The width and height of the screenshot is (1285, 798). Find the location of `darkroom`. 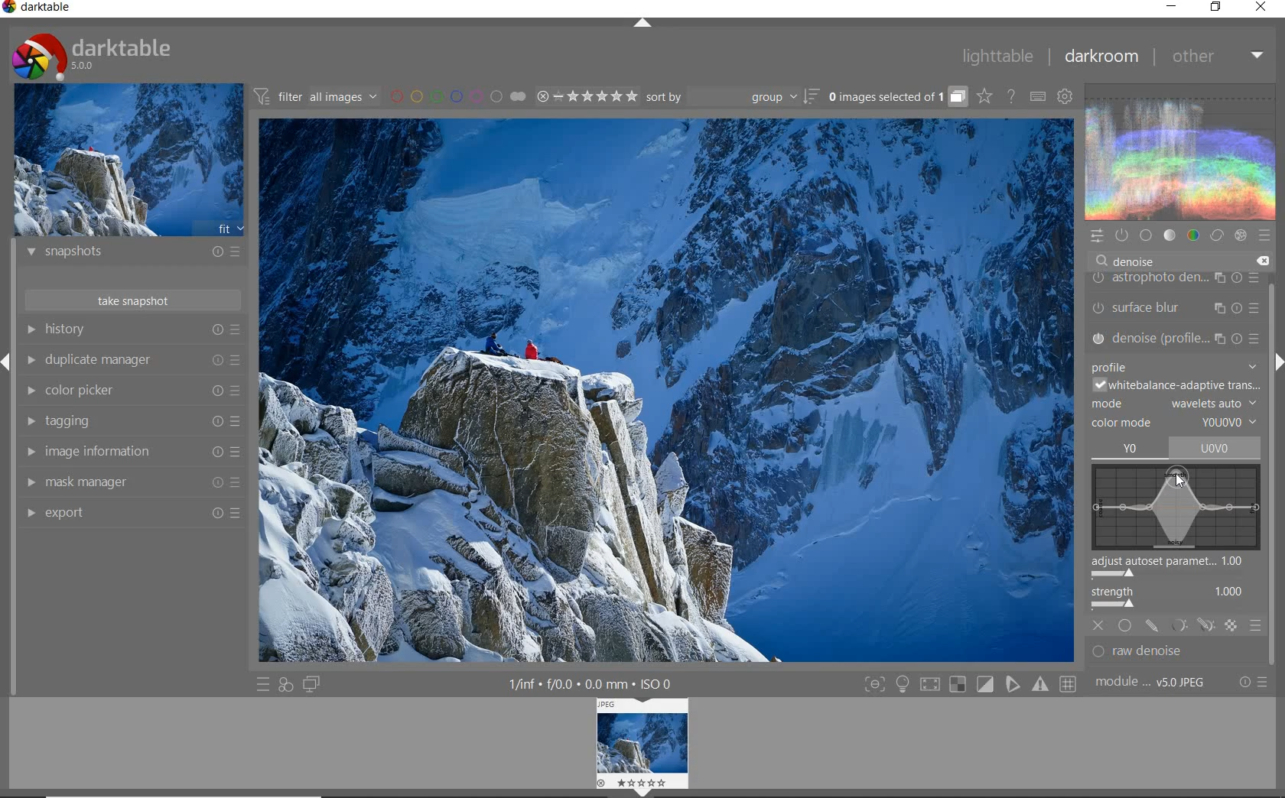

darkroom is located at coordinates (1101, 57).